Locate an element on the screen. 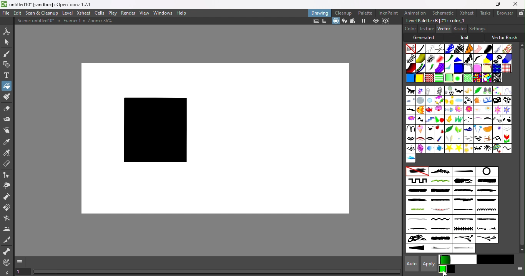 The image size is (525, 276). Buttonhole is located at coordinates (464, 171).